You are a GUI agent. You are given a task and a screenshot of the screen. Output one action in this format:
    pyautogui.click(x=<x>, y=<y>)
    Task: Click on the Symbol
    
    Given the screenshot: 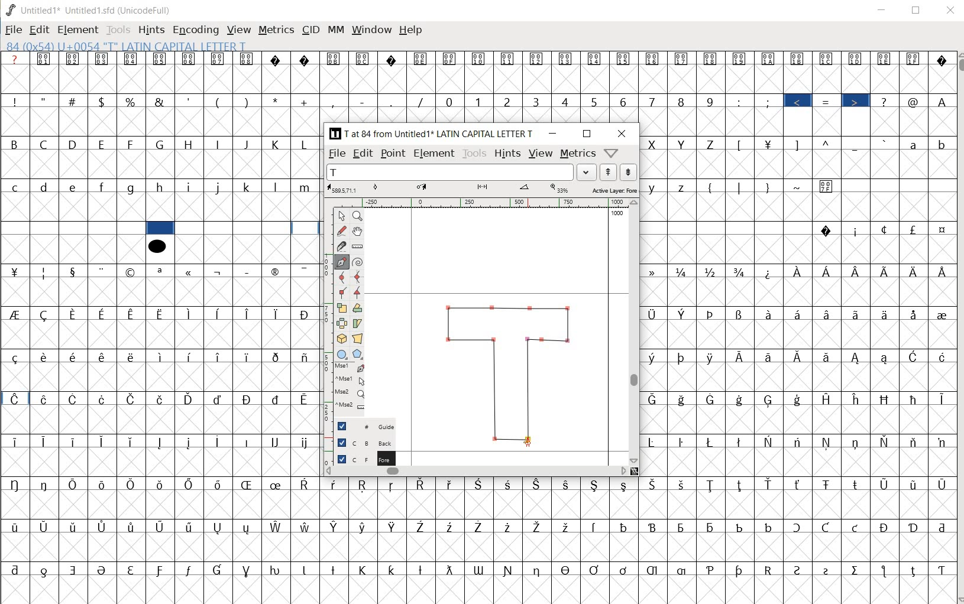 What is the action you would take?
    pyautogui.click(x=713, y=527)
    